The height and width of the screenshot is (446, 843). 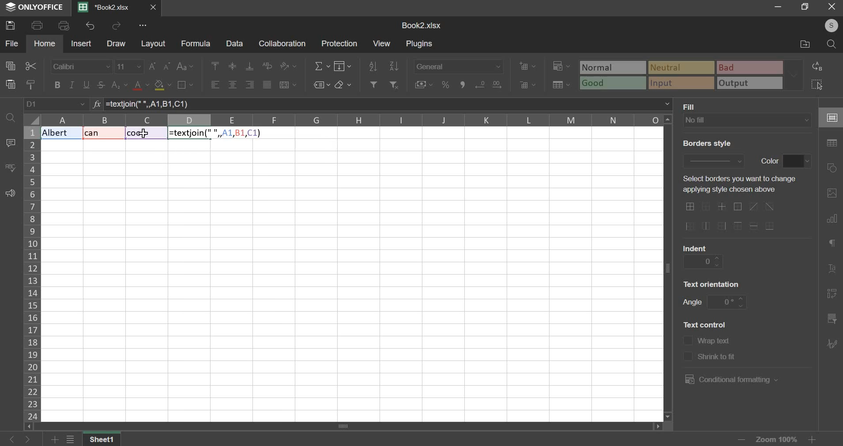 I want to click on fill type, so click(x=747, y=120).